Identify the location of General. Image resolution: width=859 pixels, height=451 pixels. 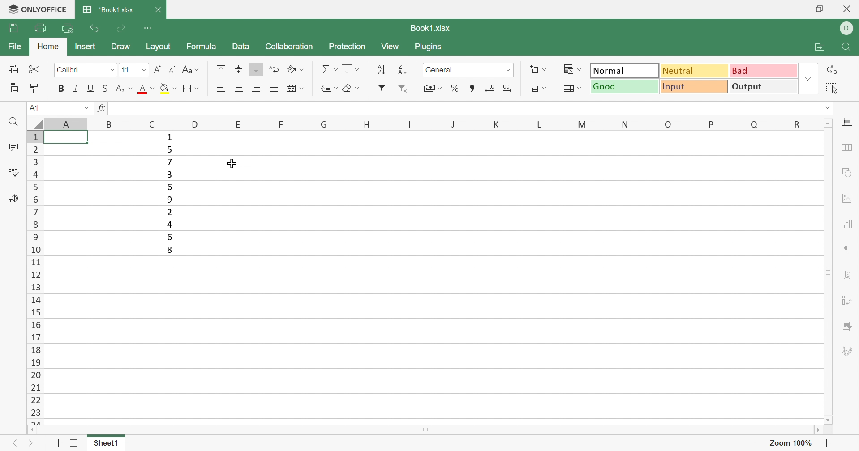
(441, 71).